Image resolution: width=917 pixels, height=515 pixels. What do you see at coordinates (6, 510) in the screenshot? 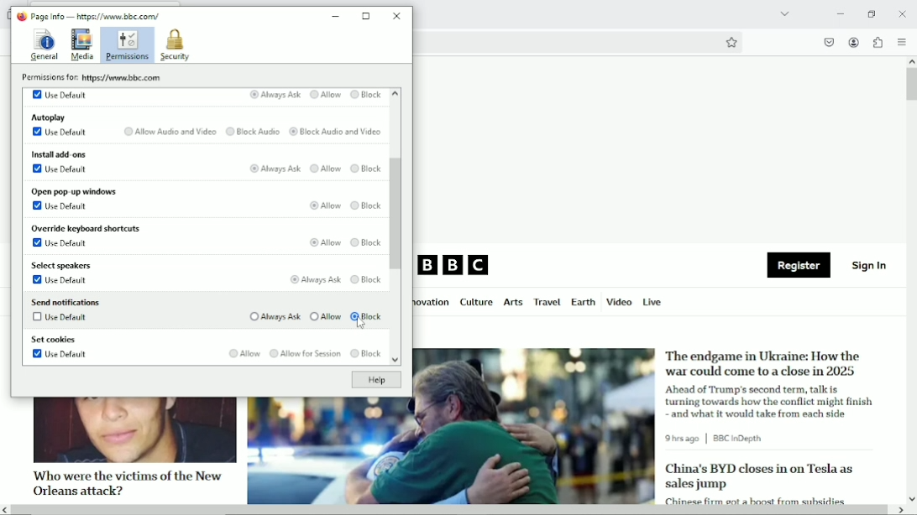
I see `scroll left` at bounding box center [6, 510].